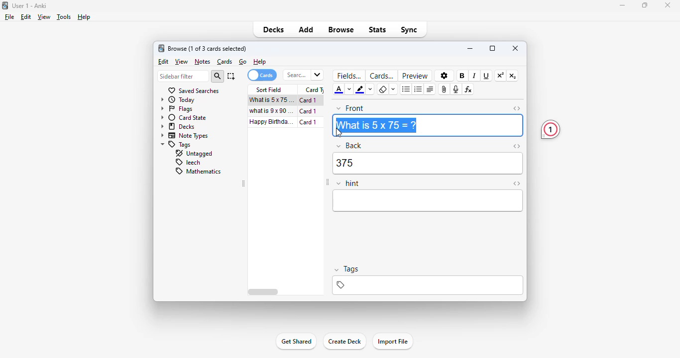 The height and width of the screenshot is (358, 680). Describe the element at coordinates (199, 172) in the screenshot. I see `mathematics` at that location.